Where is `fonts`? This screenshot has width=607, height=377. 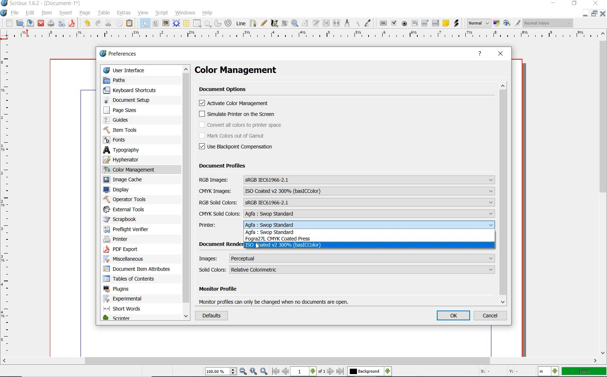
fonts is located at coordinates (128, 139).